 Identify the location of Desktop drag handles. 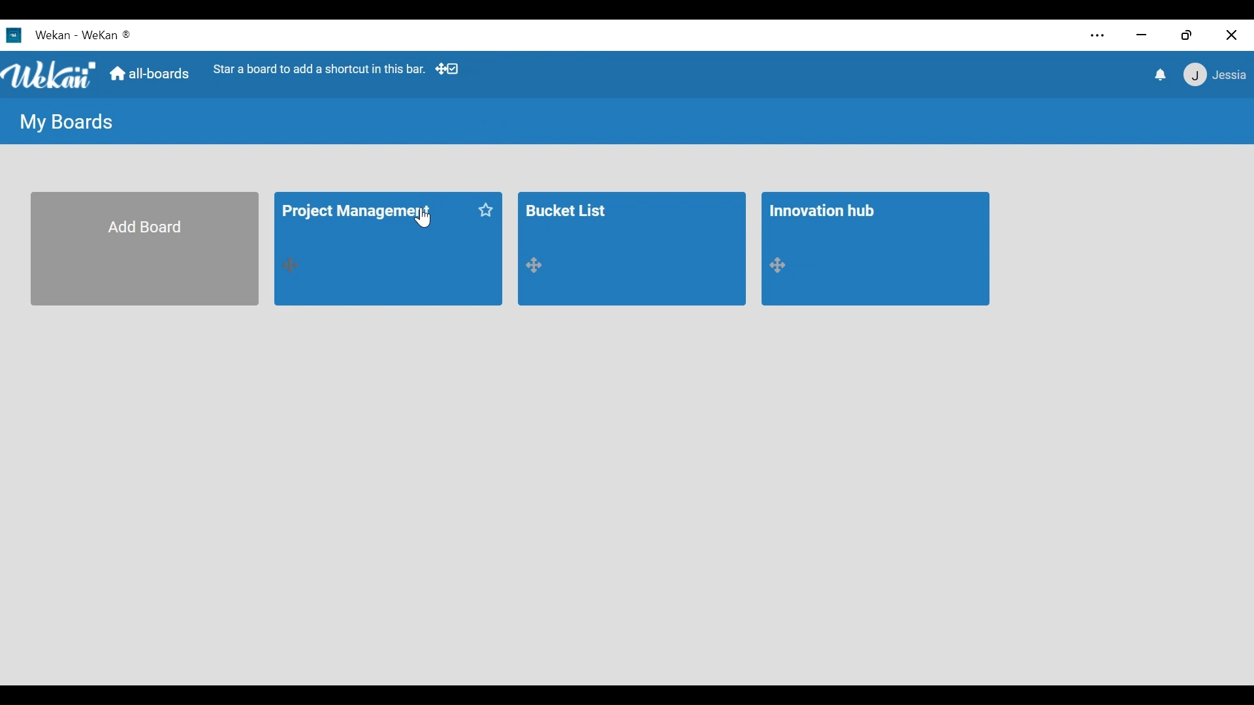
(782, 266).